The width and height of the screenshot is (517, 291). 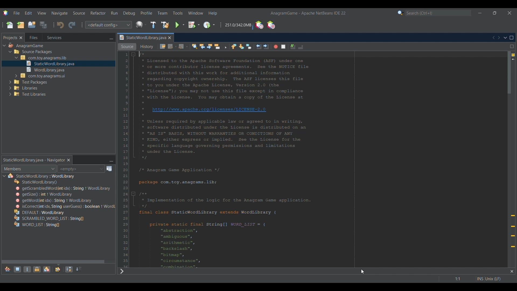 I want to click on Edit menu, so click(x=29, y=12).